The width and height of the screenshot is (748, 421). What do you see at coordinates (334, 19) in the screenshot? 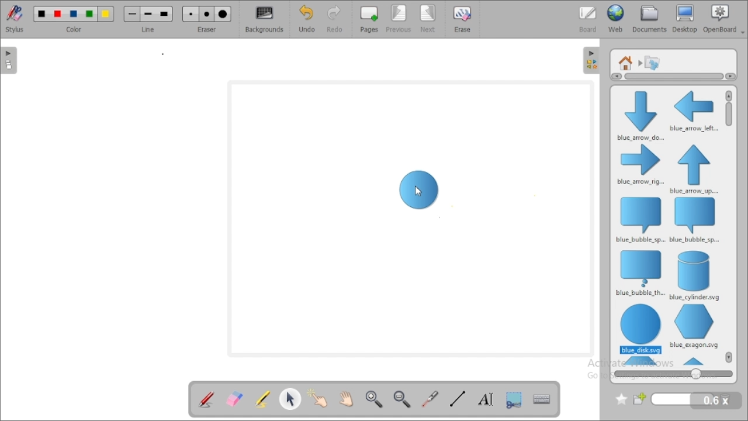
I see `redo` at bounding box center [334, 19].